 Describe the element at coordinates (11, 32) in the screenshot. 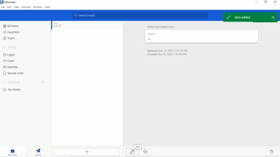

I see `Favorites` at that location.